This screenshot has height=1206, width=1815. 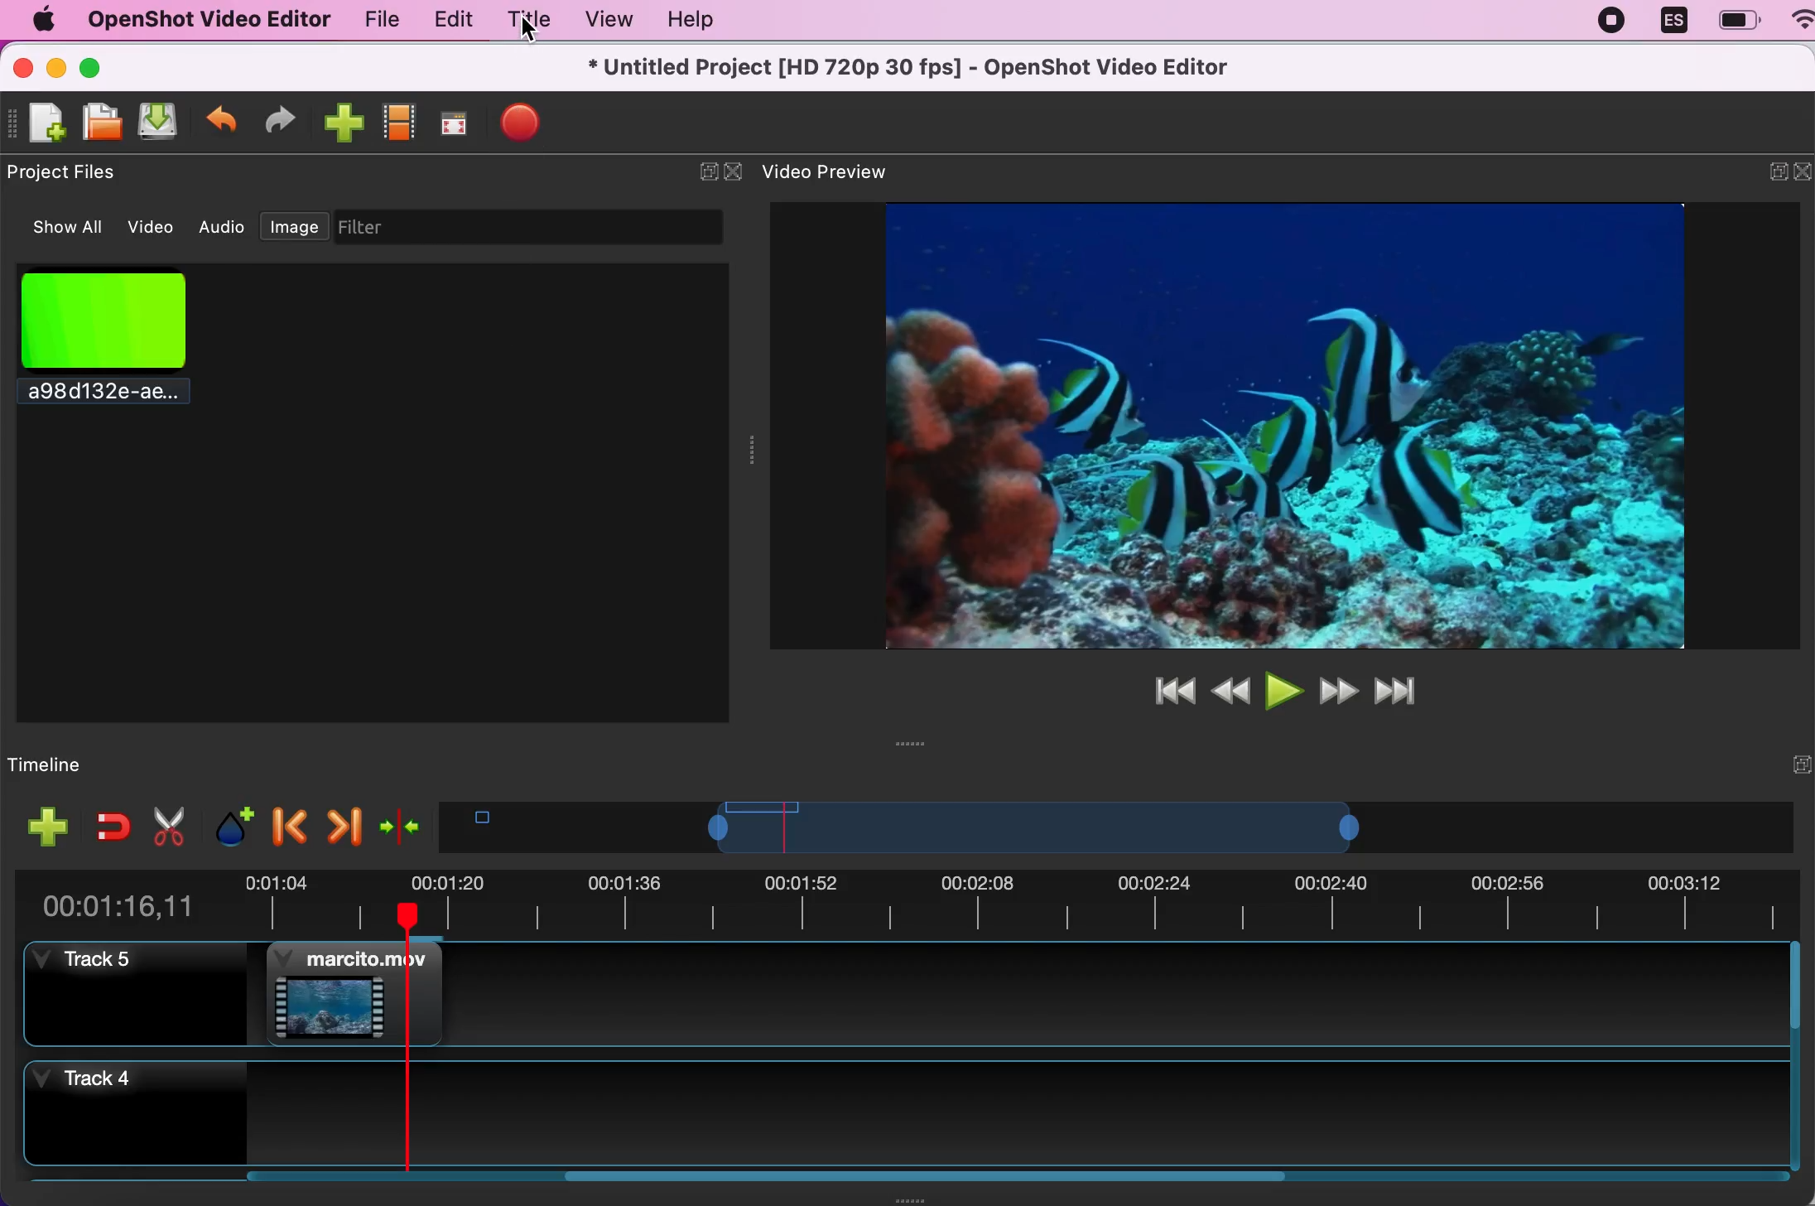 What do you see at coordinates (41, 123) in the screenshot?
I see `new file` at bounding box center [41, 123].